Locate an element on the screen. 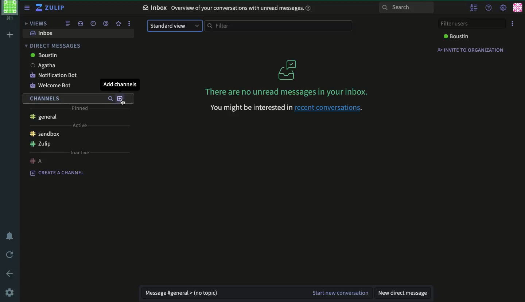 This screenshot has height=302, width=525.  Inbox Overview of your conversations with unread messages.  is located at coordinates (226, 9).